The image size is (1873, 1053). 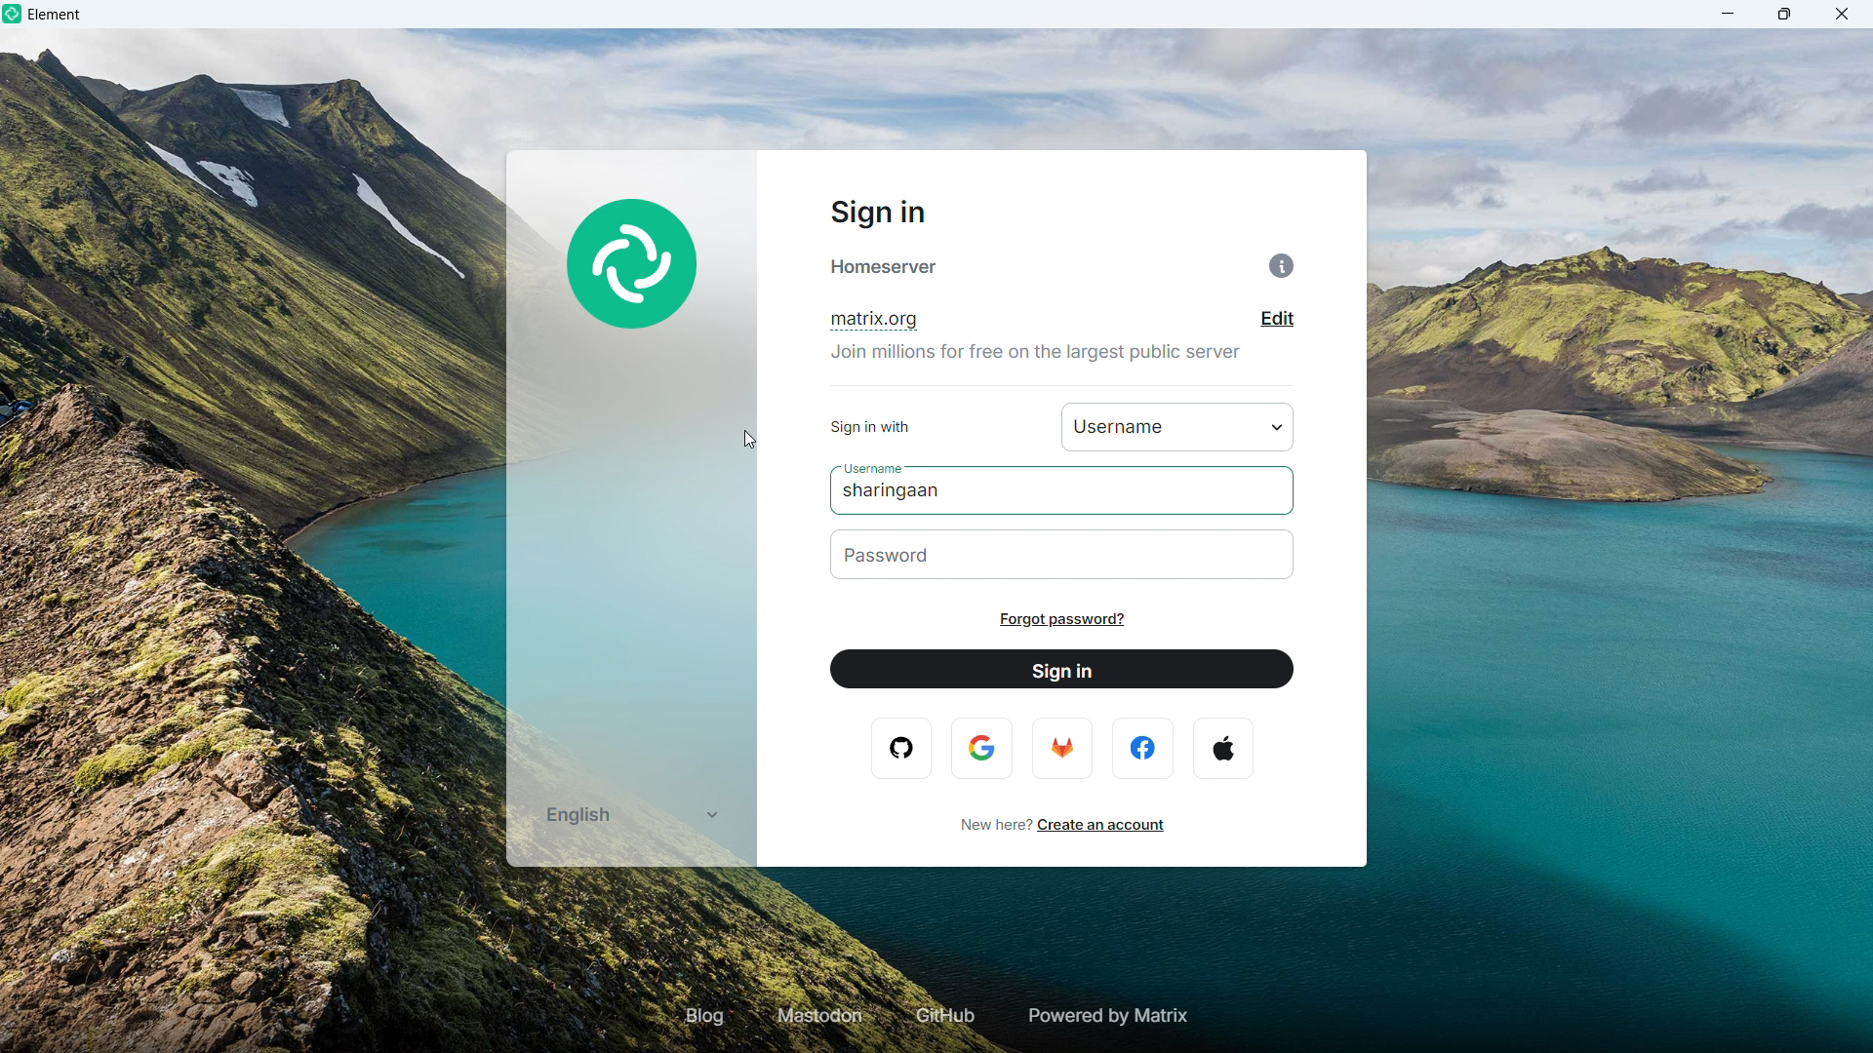 What do you see at coordinates (941, 1017) in the screenshot?
I see `GIT hub ` at bounding box center [941, 1017].